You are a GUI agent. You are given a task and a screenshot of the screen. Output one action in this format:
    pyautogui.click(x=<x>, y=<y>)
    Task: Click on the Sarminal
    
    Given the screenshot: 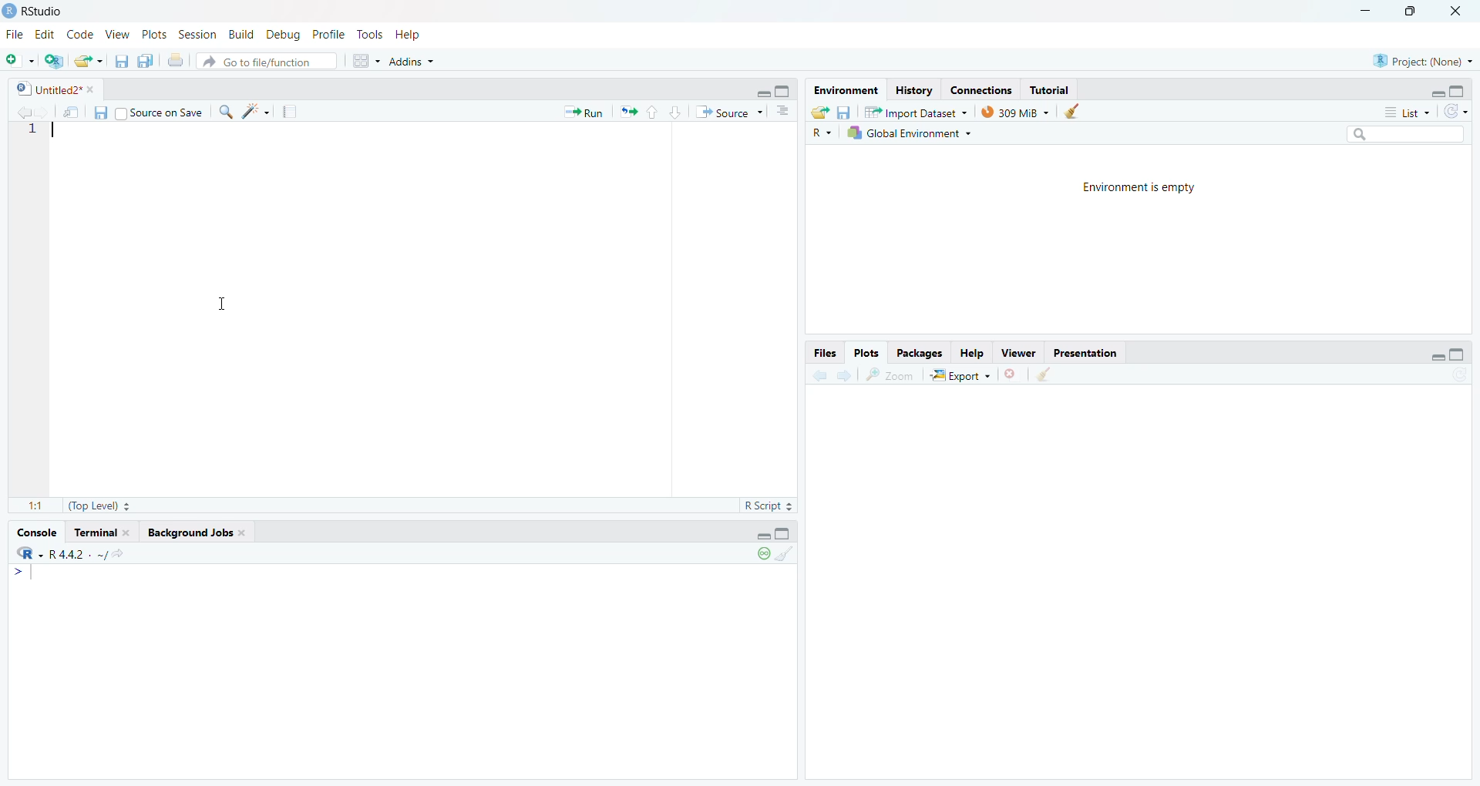 What is the action you would take?
    pyautogui.click(x=102, y=530)
    